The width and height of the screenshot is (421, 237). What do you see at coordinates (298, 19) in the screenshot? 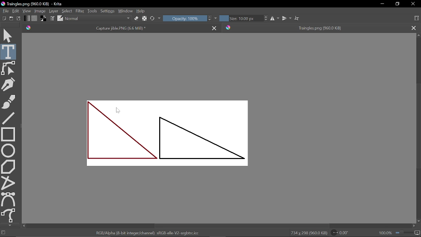
I see `Wrap around mode` at bounding box center [298, 19].